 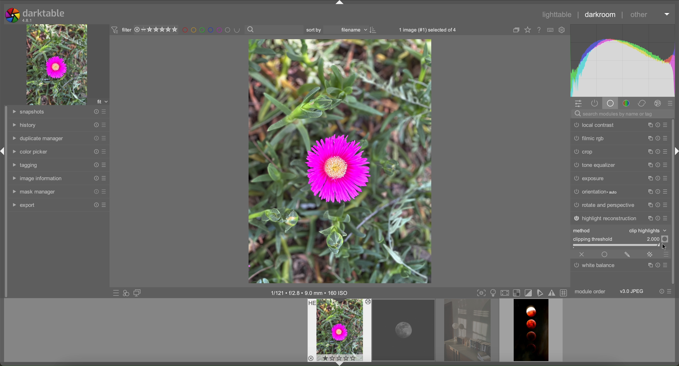 I want to click on reset presets, so click(x=657, y=218).